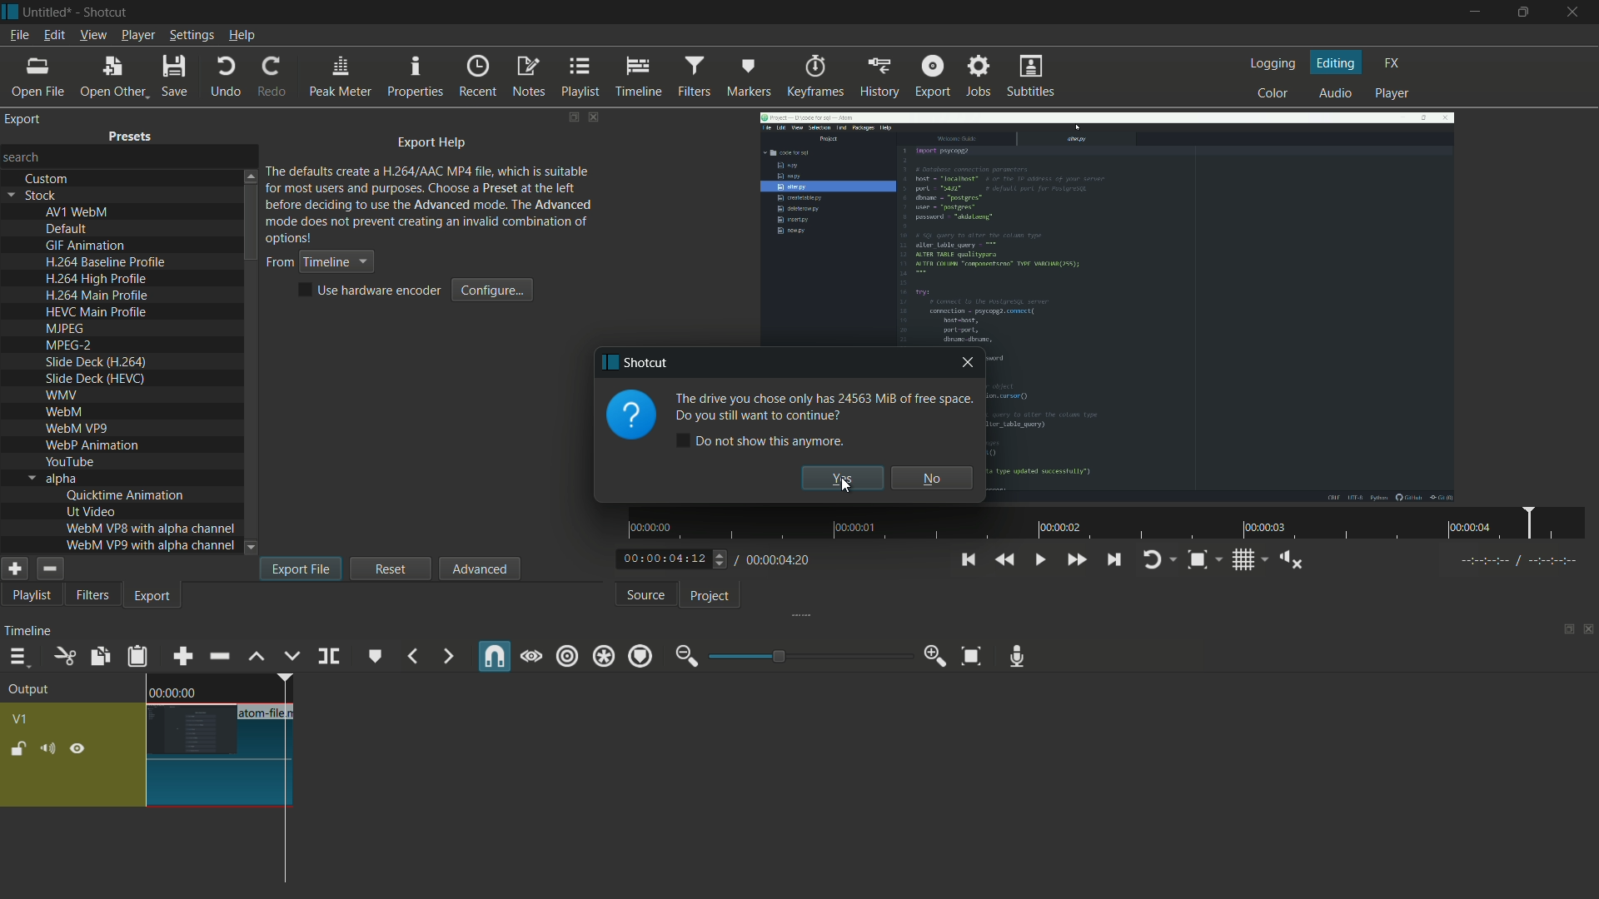 The image size is (1599, 899). Describe the element at coordinates (431, 203) in the screenshot. I see `text` at that location.